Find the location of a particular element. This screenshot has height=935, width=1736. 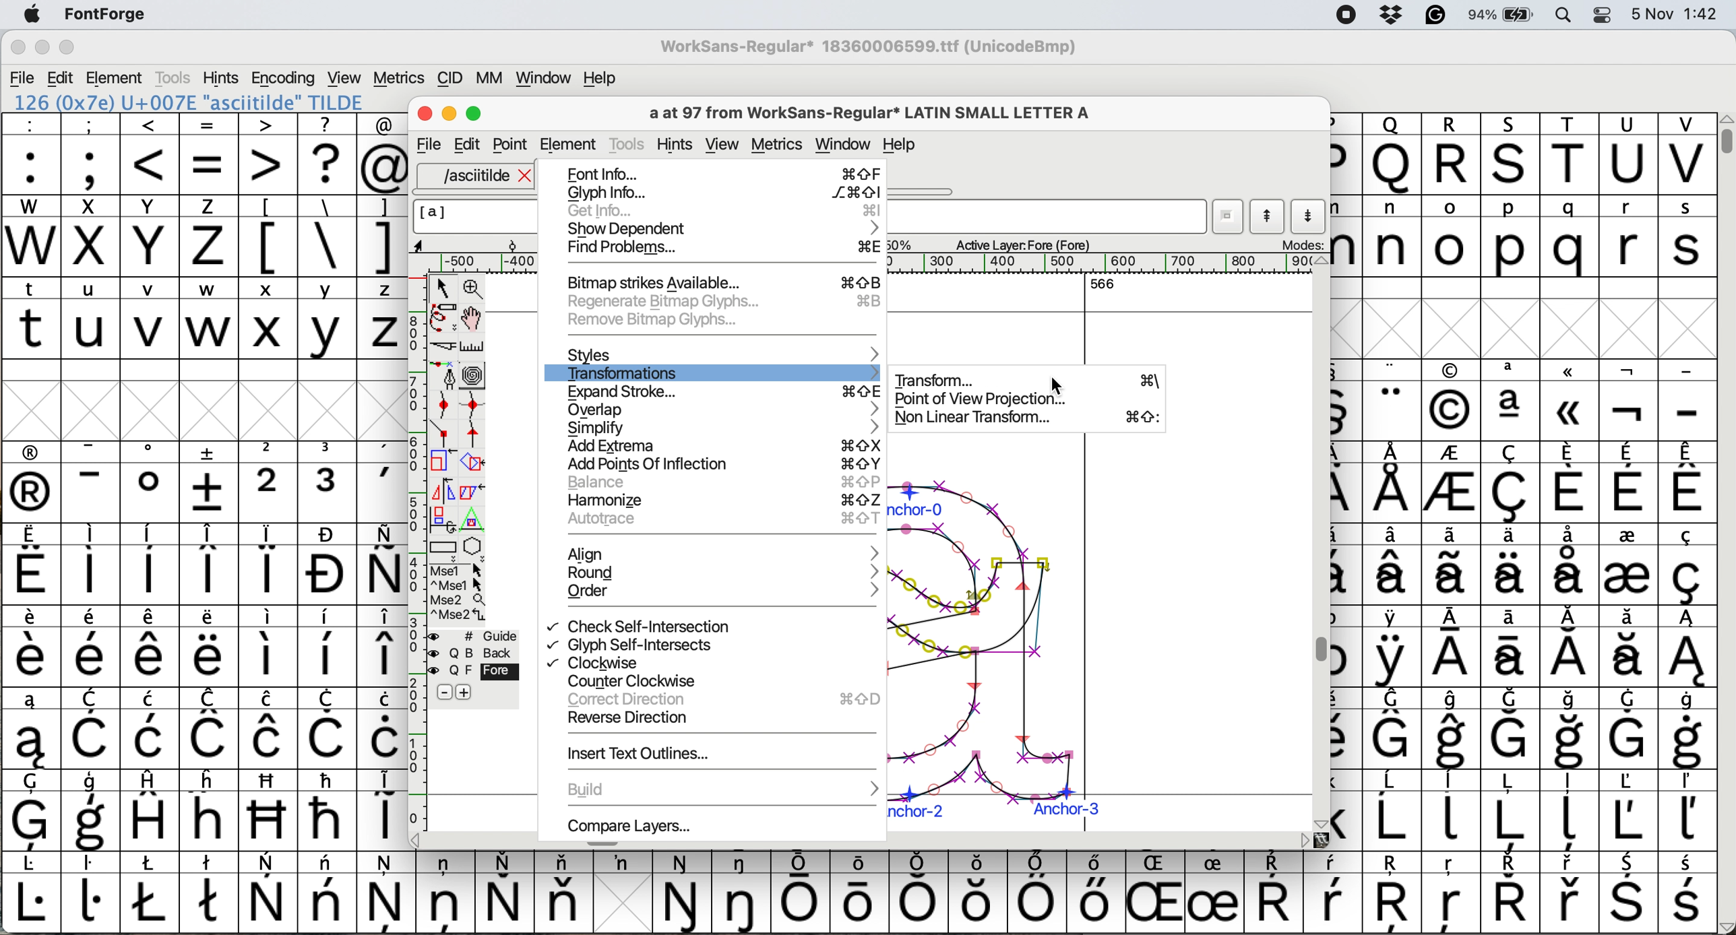

metrics is located at coordinates (398, 78).